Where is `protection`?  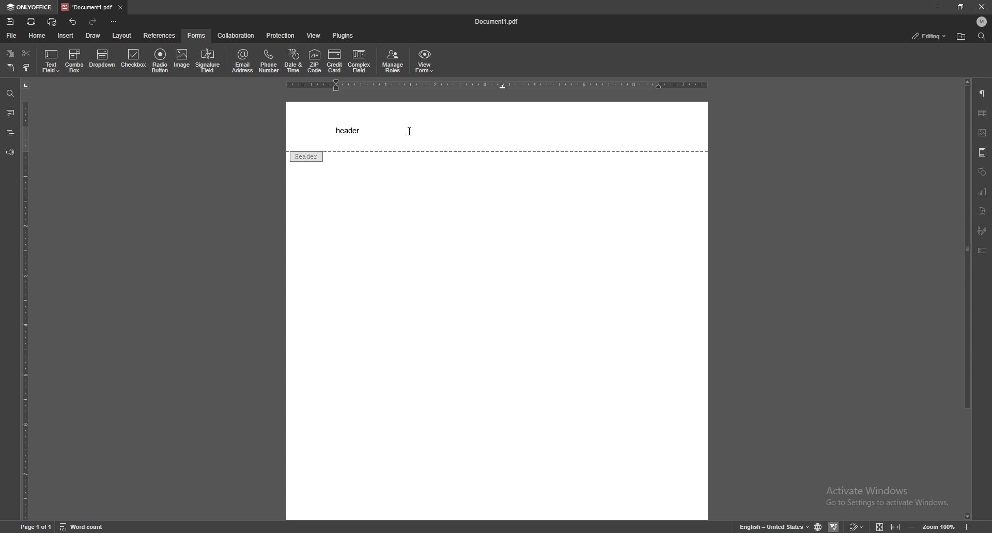 protection is located at coordinates (282, 36).